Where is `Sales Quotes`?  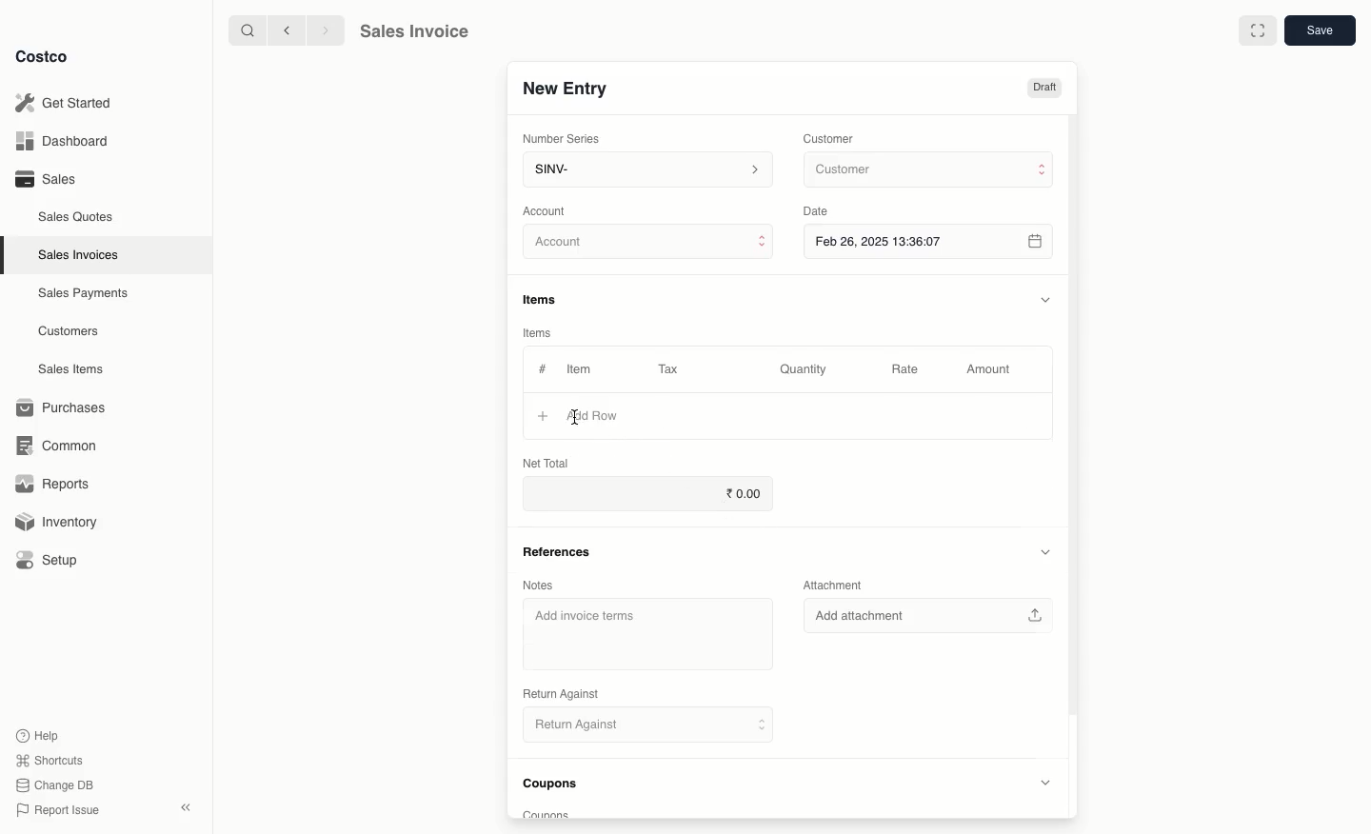
Sales Quotes is located at coordinates (78, 216).